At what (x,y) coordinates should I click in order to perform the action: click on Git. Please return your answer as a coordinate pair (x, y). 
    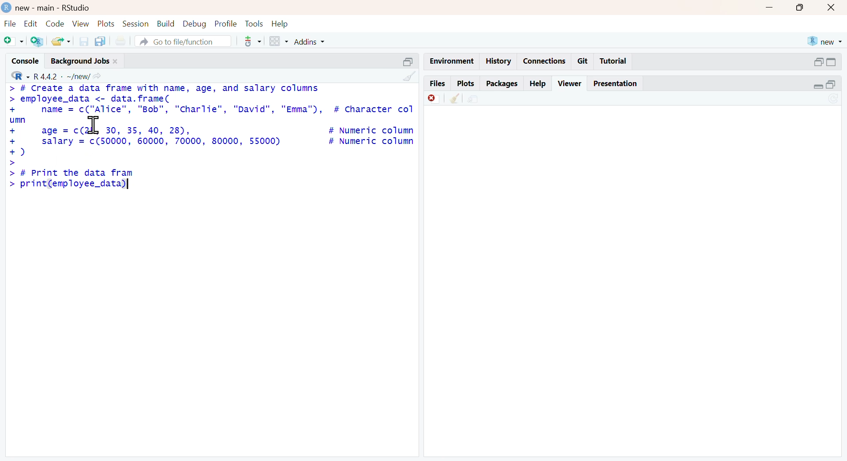
    Looking at the image, I should click on (584, 60).